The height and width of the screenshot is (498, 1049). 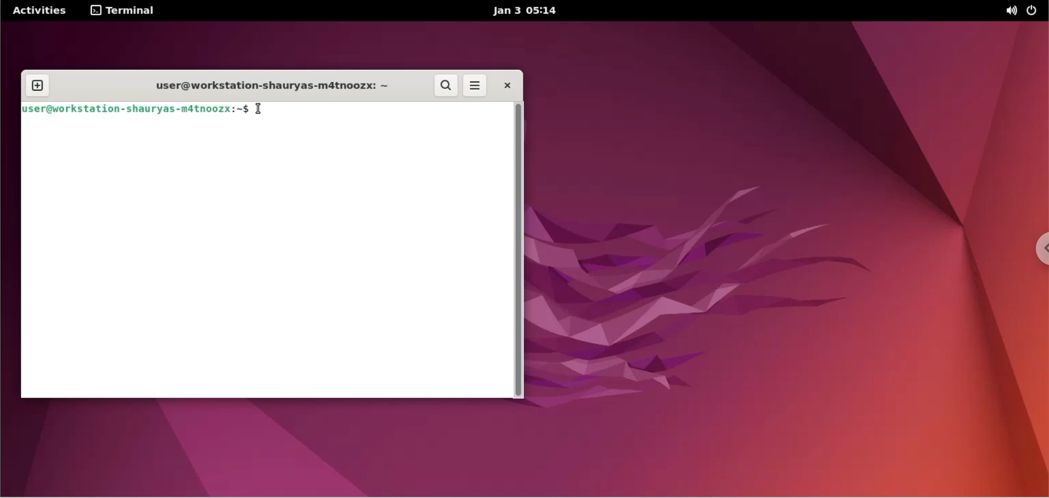 What do you see at coordinates (474, 86) in the screenshot?
I see `menu` at bounding box center [474, 86].